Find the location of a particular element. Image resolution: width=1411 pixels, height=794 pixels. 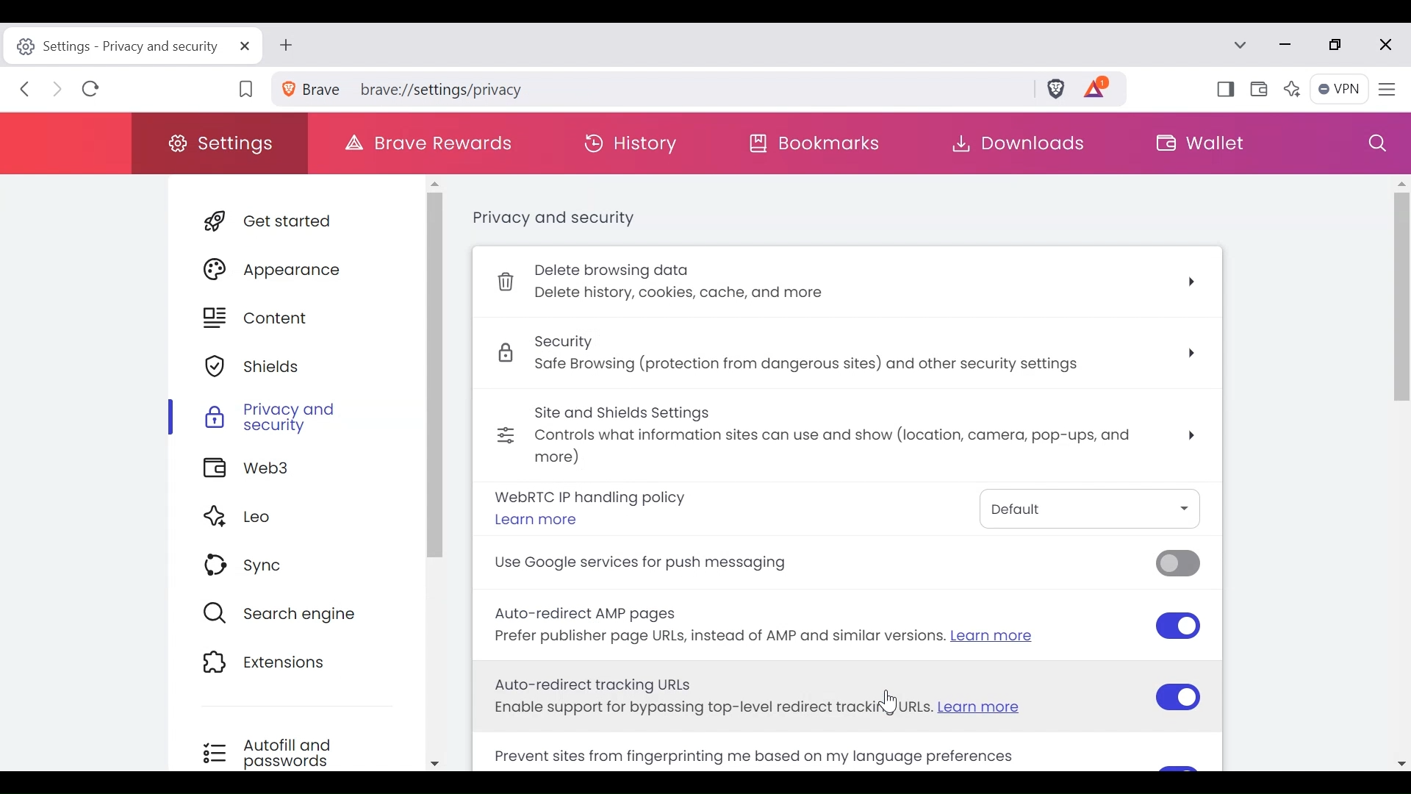

Refresh is located at coordinates (92, 91).